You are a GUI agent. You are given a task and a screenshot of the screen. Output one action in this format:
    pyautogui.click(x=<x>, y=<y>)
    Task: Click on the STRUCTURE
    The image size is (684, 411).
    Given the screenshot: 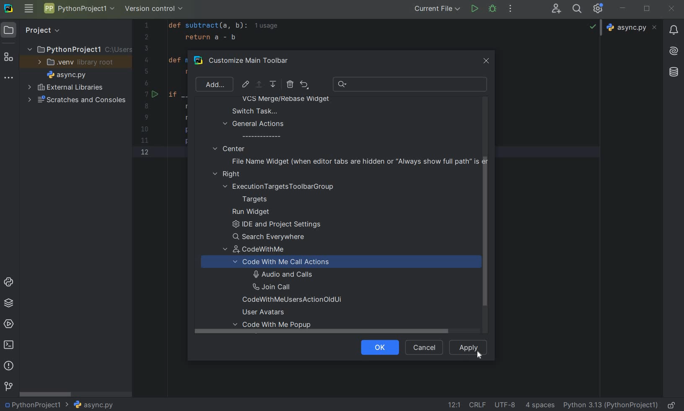 What is the action you would take?
    pyautogui.click(x=9, y=58)
    